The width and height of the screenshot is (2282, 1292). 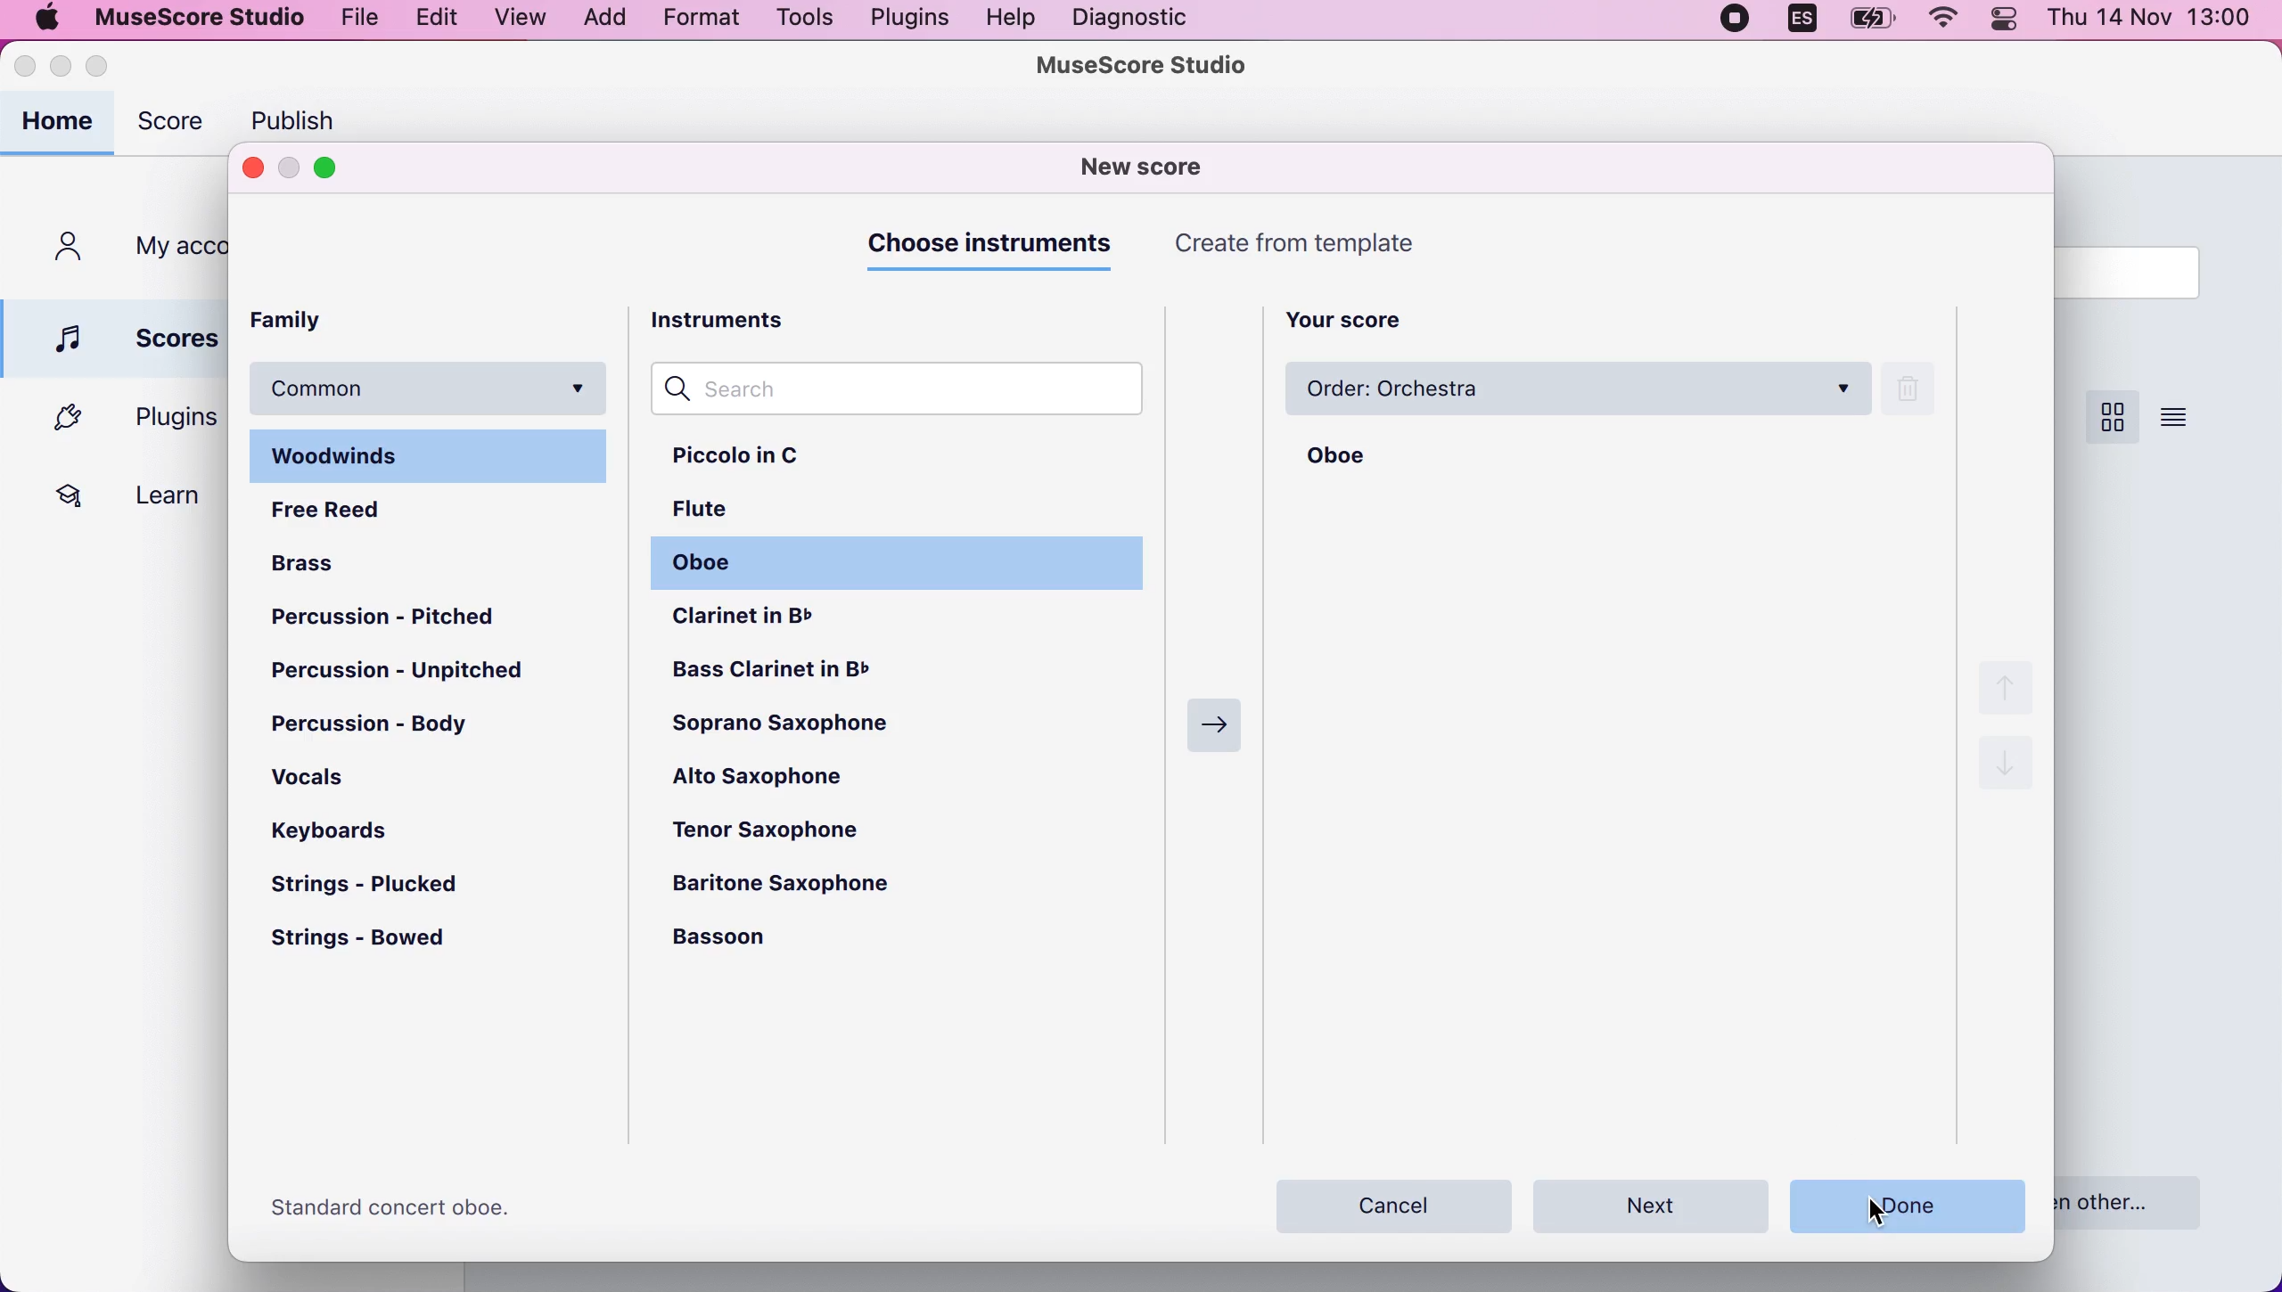 What do you see at coordinates (704, 20) in the screenshot?
I see `format` at bounding box center [704, 20].